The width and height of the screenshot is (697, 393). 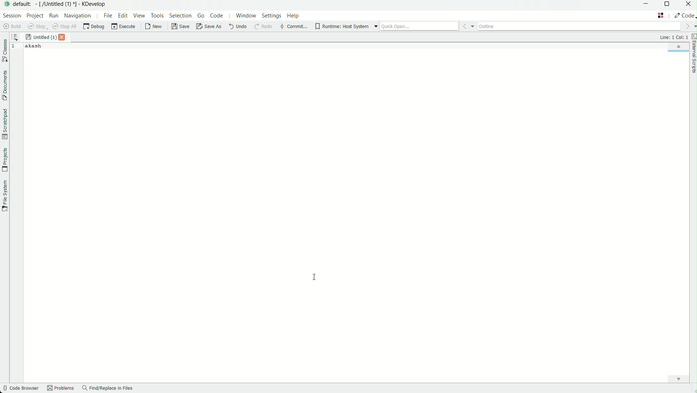 I want to click on settings menu, so click(x=271, y=17).